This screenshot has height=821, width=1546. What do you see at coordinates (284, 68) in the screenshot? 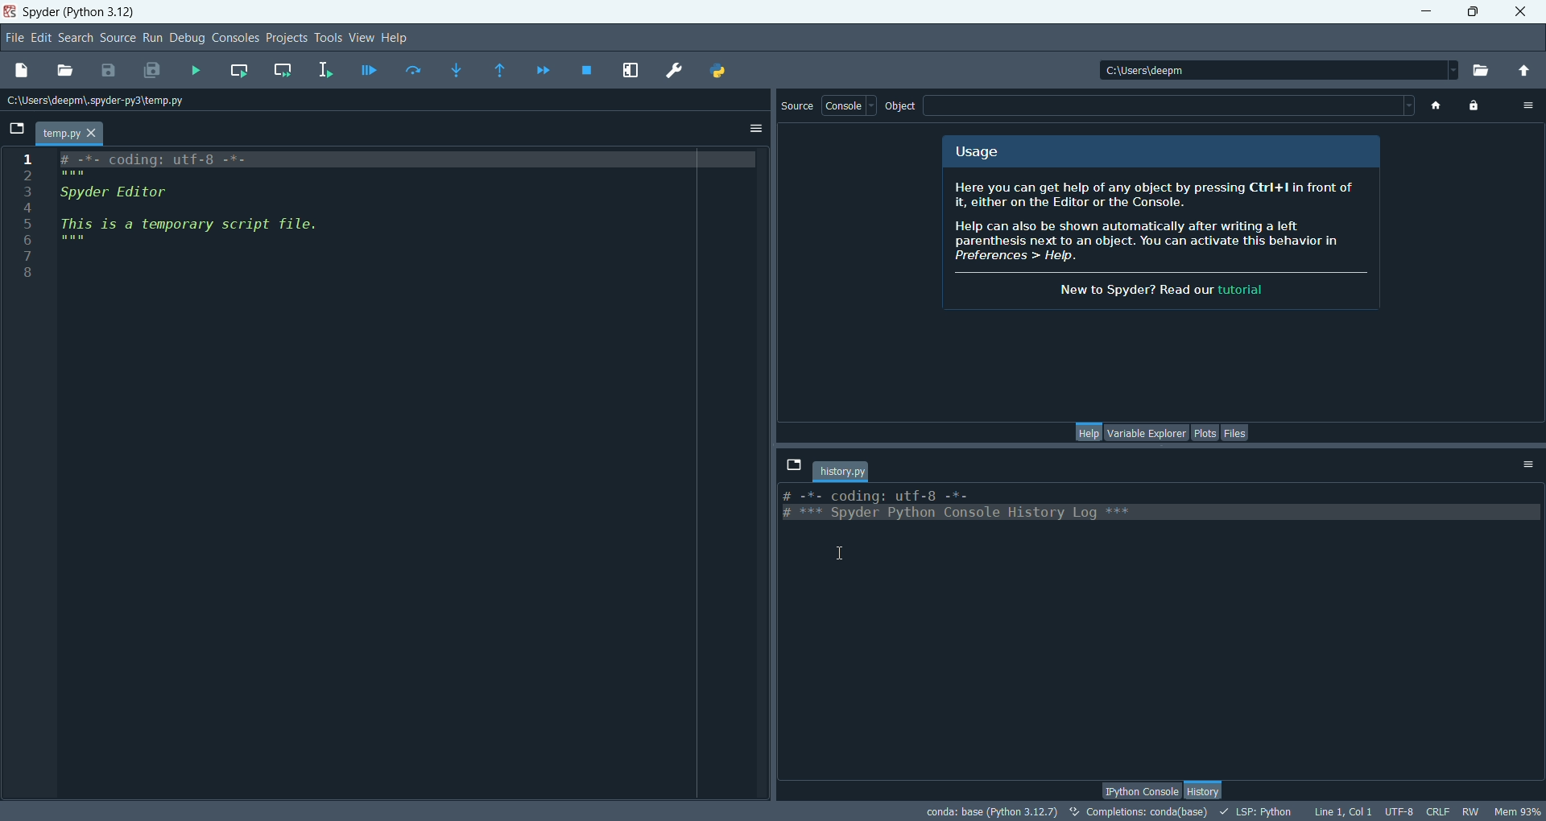
I see `run current cell and go to next one` at bounding box center [284, 68].